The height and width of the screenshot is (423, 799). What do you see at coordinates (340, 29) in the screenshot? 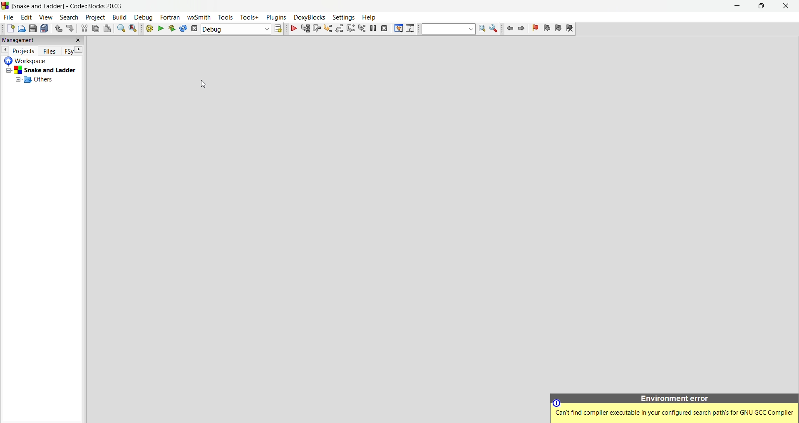
I see `step out` at bounding box center [340, 29].